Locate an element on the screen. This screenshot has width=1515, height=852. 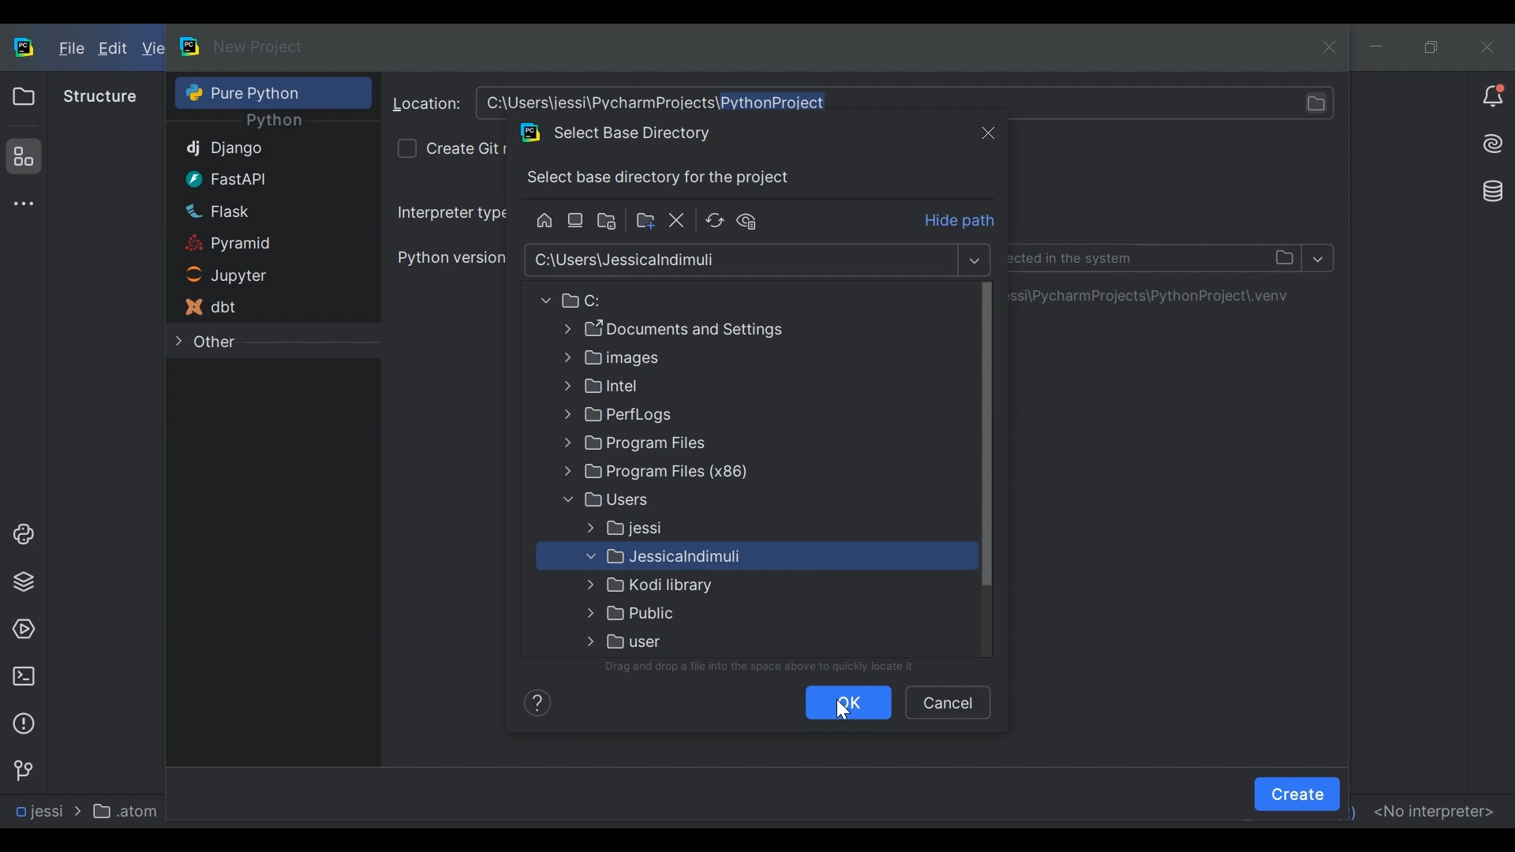
<No interpreter> is located at coordinates (1433, 809).